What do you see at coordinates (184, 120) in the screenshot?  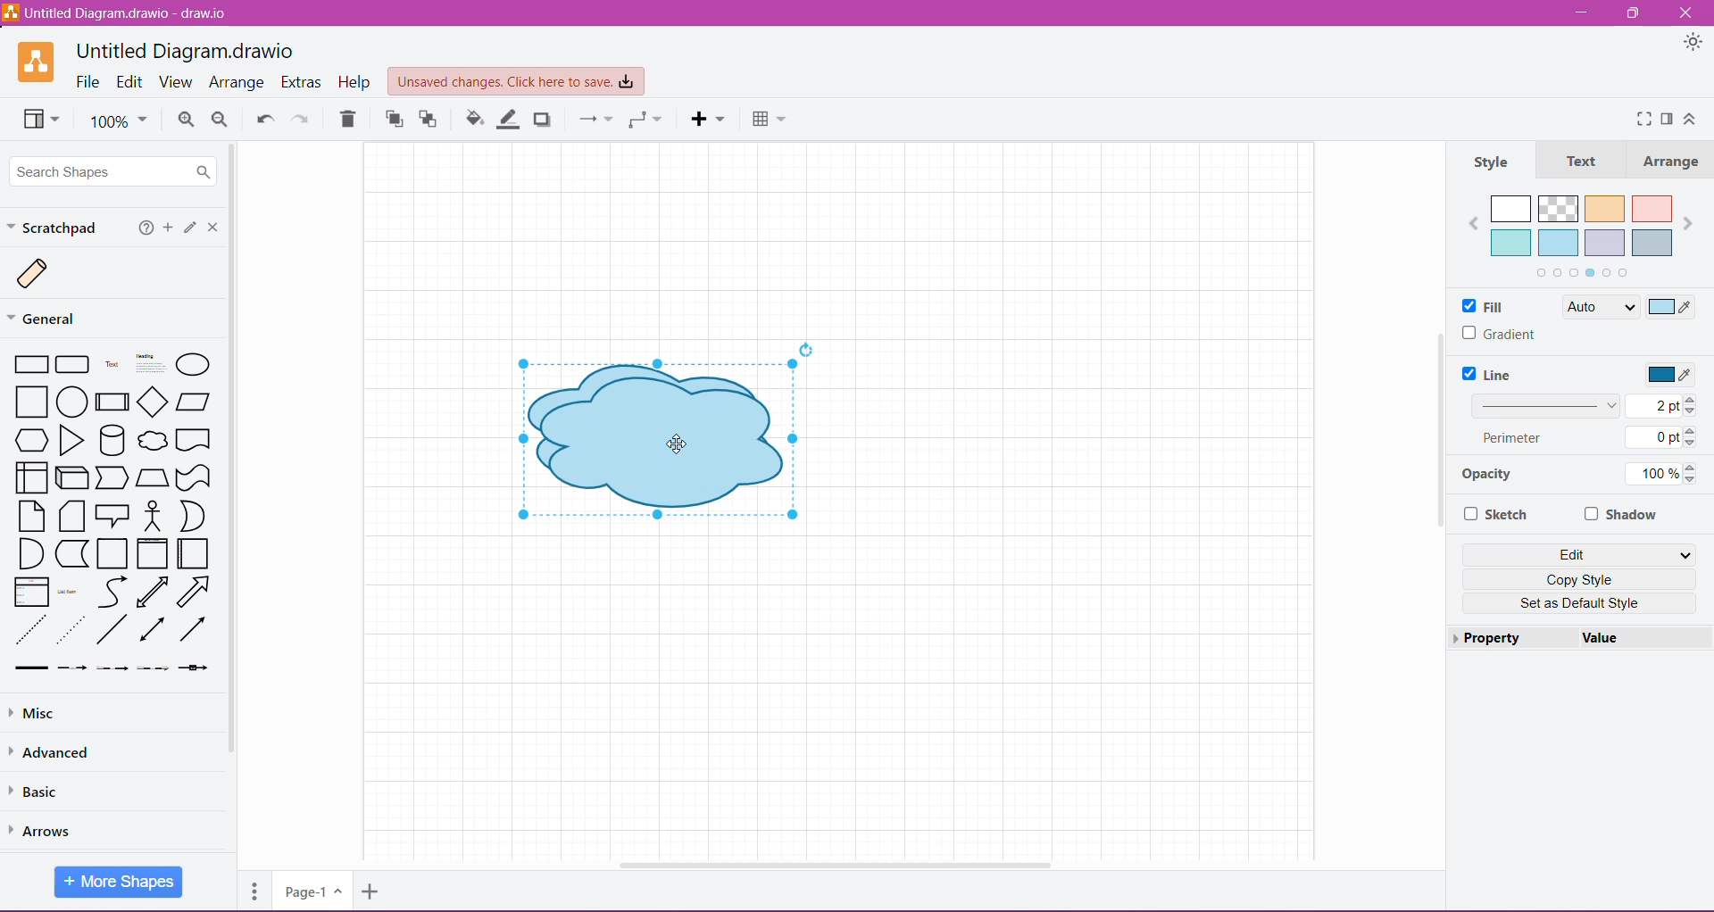 I see `Zoom In` at bounding box center [184, 120].